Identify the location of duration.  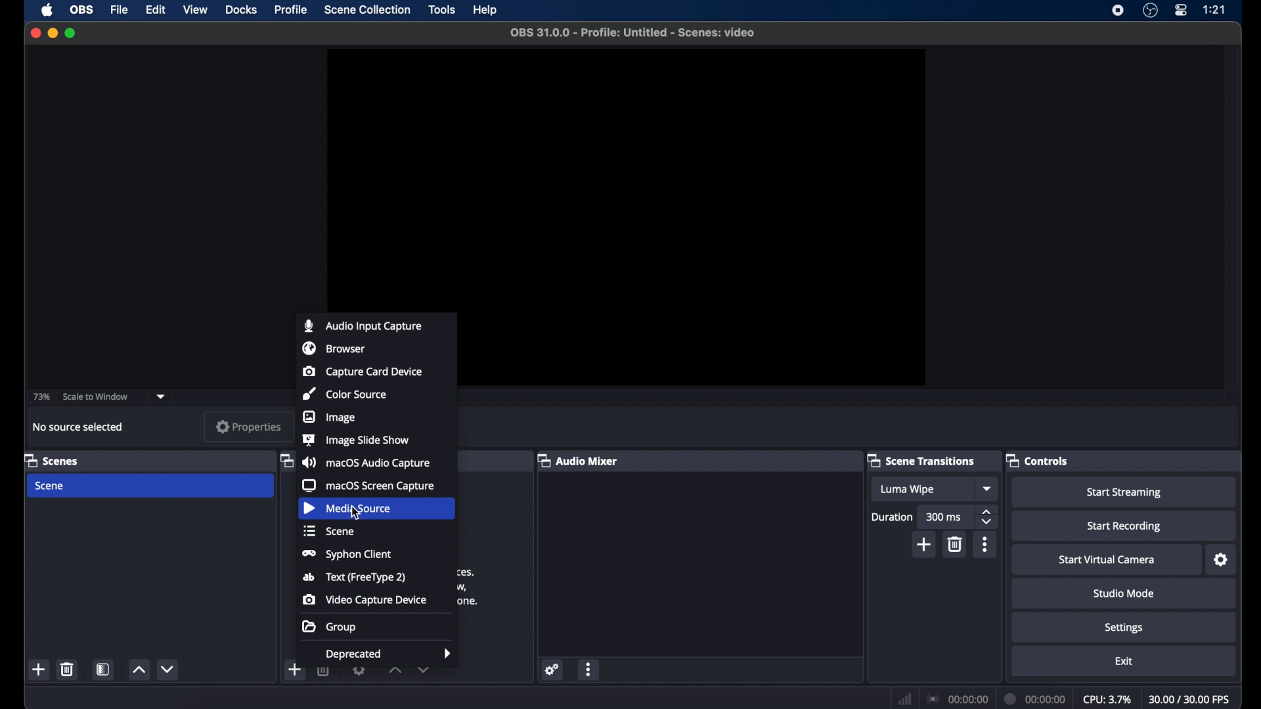
(891, 517).